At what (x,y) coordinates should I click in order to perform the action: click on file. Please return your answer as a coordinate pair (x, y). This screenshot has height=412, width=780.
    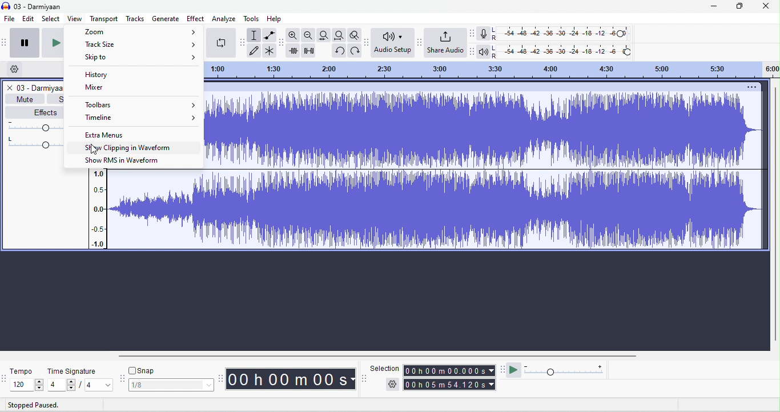
    Looking at the image, I should click on (9, 20).